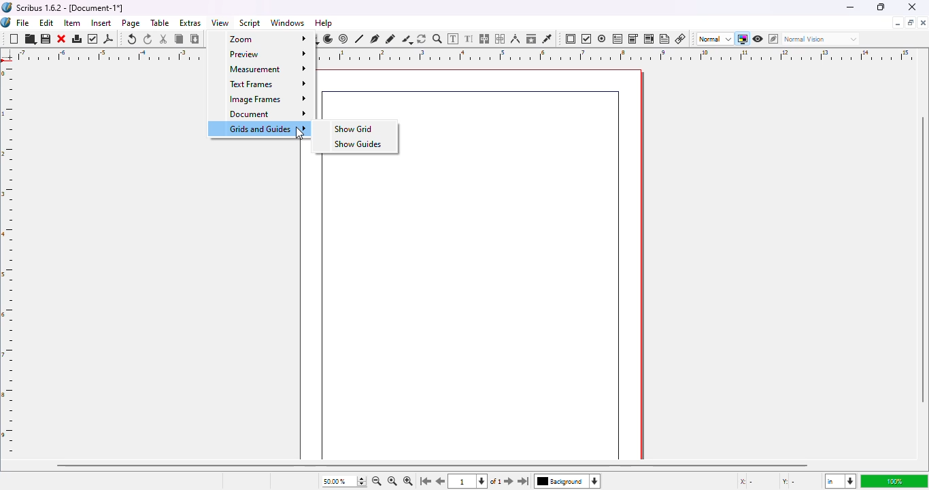 This screenshot has width=929, height=490. I want to click on in, so click(839, 482).